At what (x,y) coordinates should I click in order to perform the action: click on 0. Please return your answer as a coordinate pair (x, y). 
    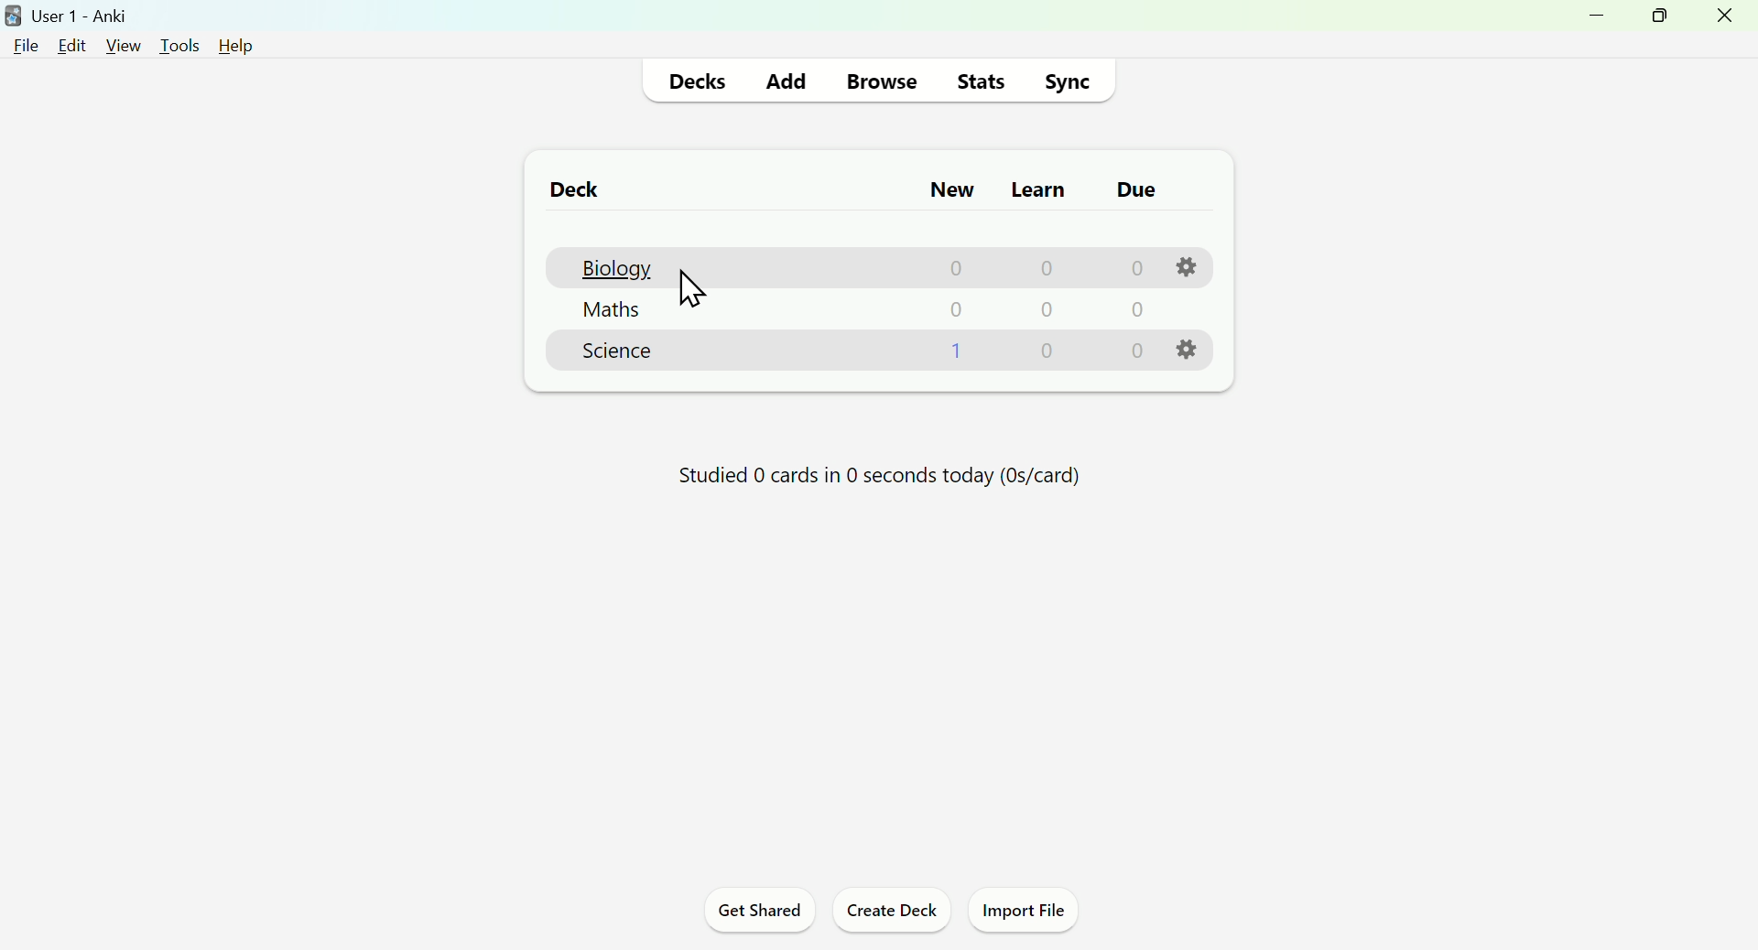
    Looking at the image, I should click on (1132, 268).